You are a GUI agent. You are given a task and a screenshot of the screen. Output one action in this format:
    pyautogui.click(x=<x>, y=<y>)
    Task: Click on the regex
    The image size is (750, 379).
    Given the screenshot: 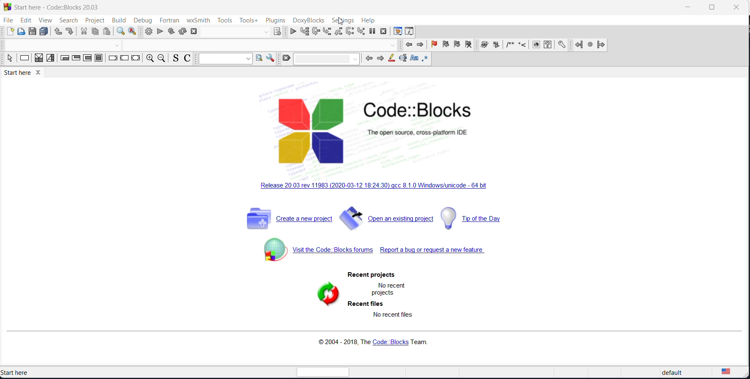 What is the action you would take?
    pyautogui.click(x=426, y=59)
    